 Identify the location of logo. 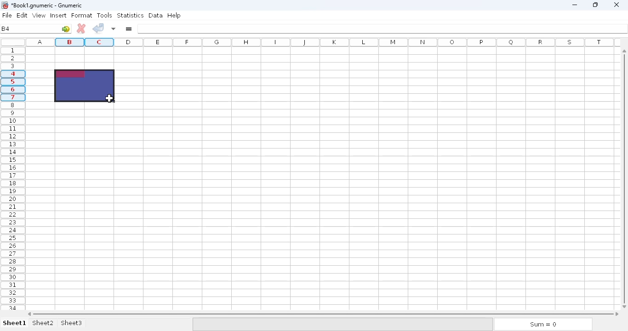
(5, 6).